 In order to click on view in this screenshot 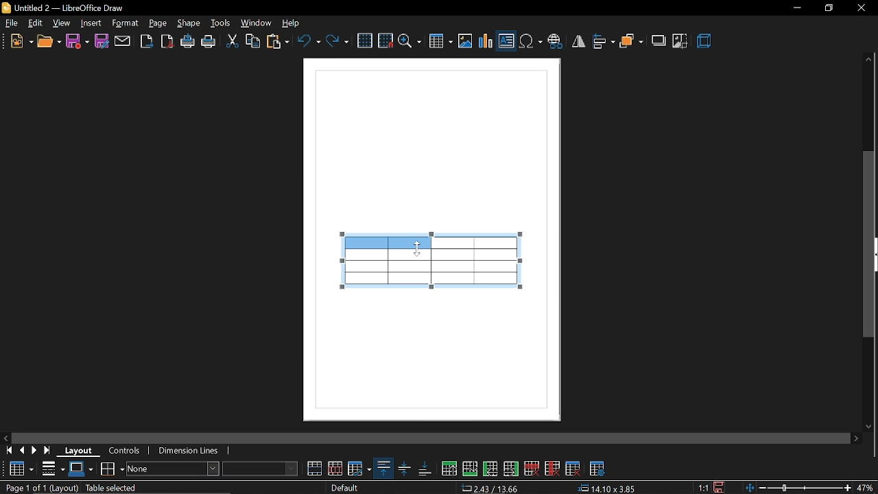, I will do `click(61, 23)`.